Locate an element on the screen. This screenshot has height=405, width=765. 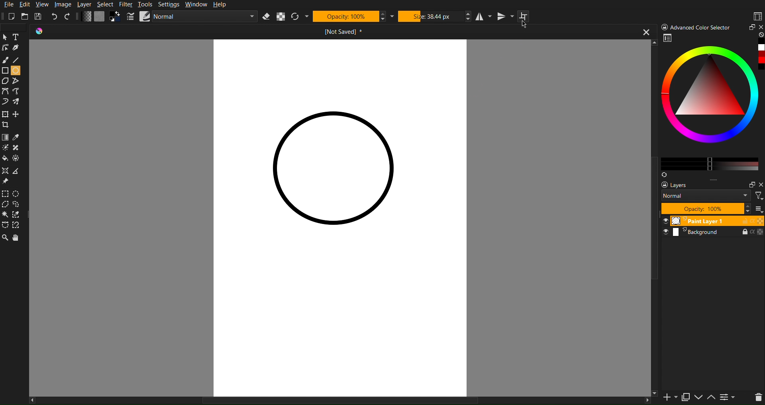
Undo is located at coordinates (54, 18).